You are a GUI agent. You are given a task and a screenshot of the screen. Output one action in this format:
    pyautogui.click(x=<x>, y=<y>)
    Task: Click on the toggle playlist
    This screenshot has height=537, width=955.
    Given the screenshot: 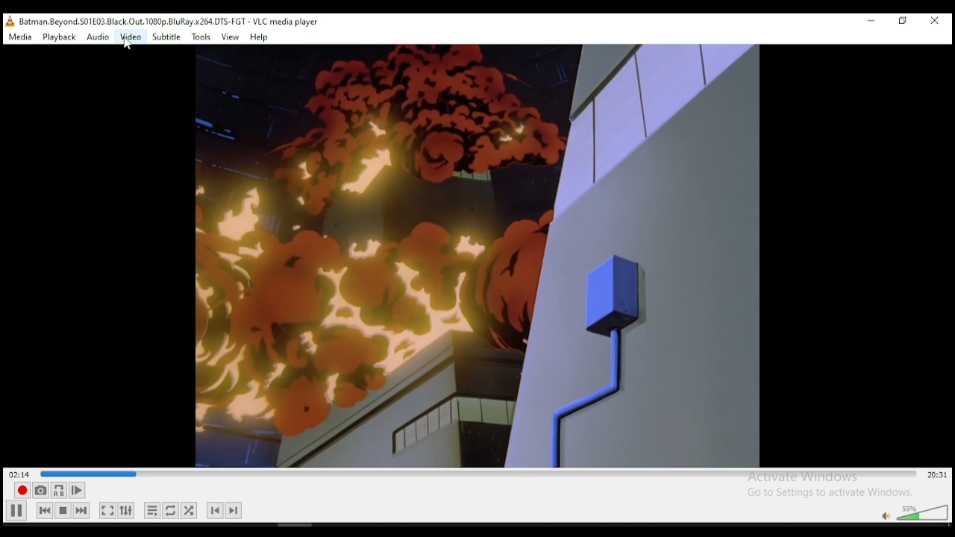 What is the action you would take?
    pyautogui.click(x=153, y=510)
    